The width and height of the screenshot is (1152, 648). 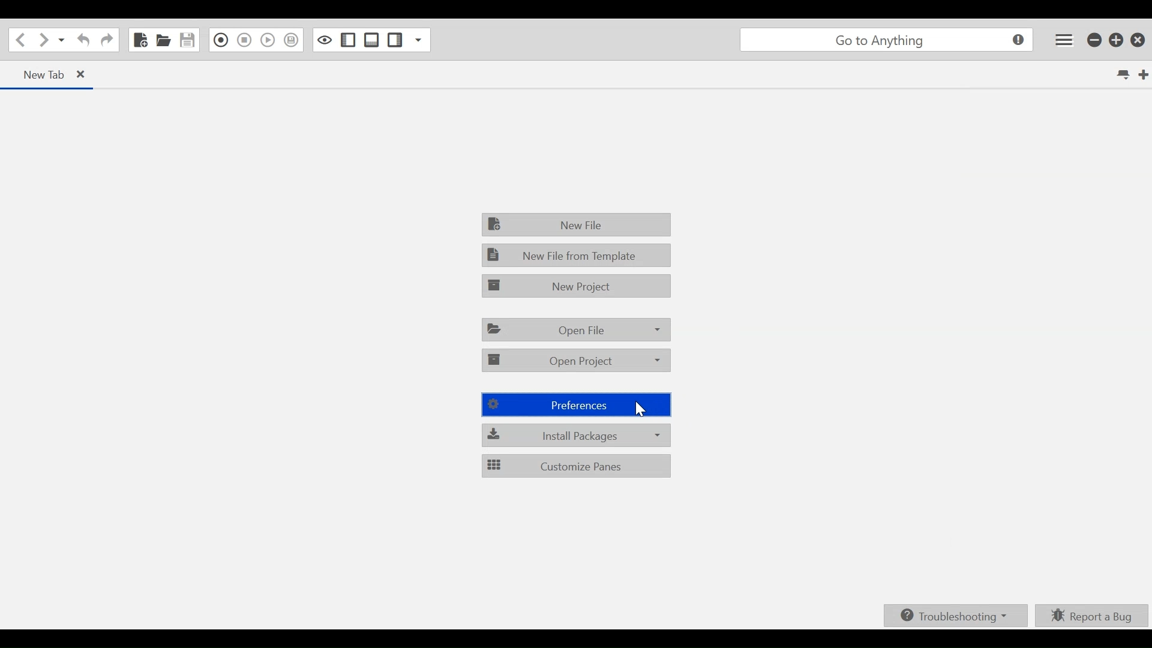 What do you see at coordinates (577, 435) in the screenshot?
I see `Install Packages` at bounding box center [577, 435].